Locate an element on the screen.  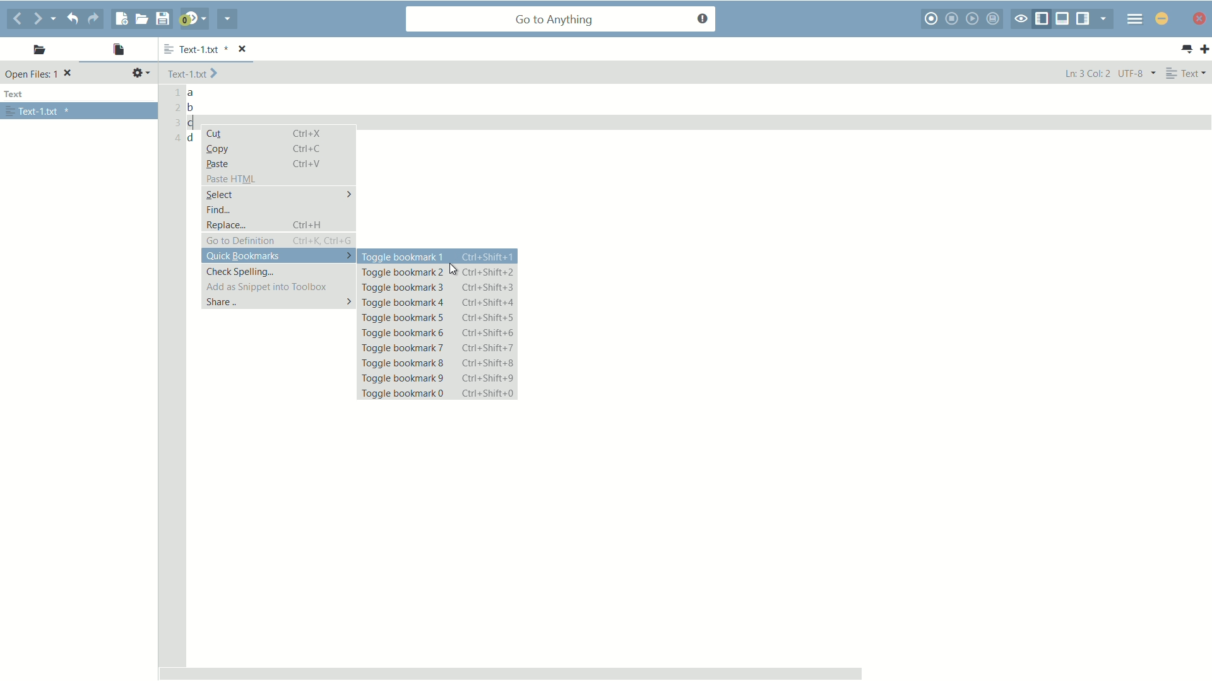
share.. is located at coordinates (278, 303).